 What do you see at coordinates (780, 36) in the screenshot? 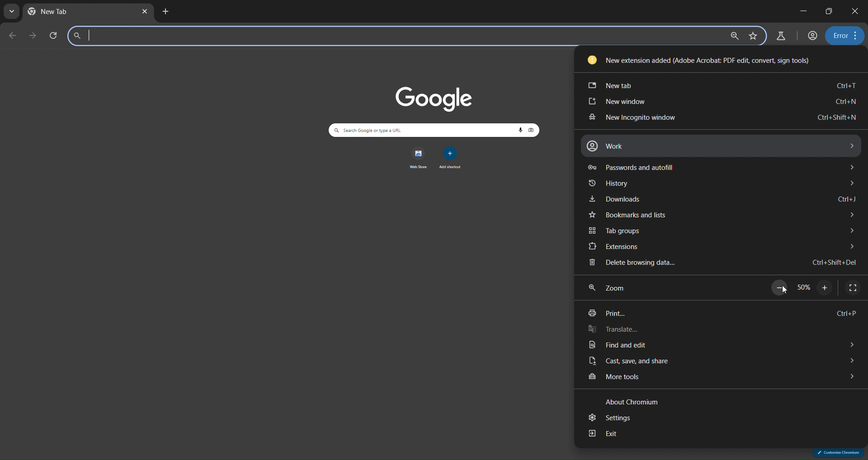
I see `search labs` at bounding box center [780, 36].